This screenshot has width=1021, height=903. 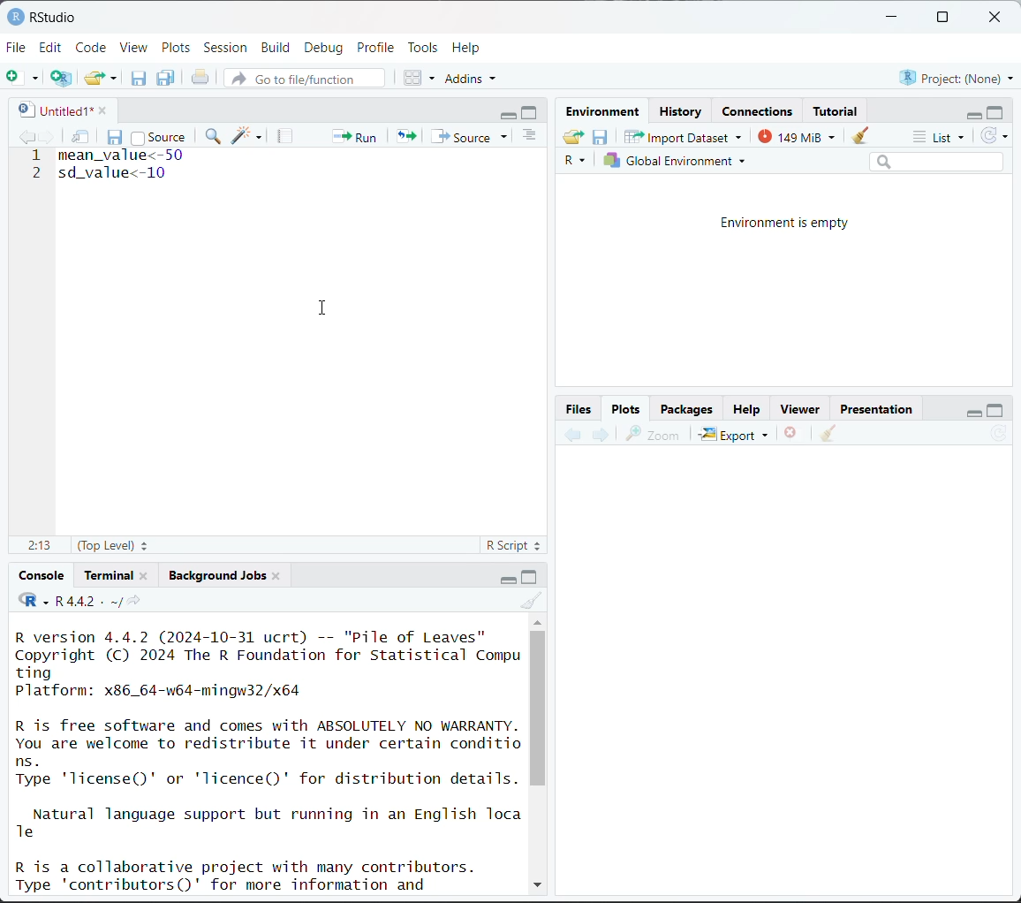 I want to click on clear list, so click(x=116, y=78).